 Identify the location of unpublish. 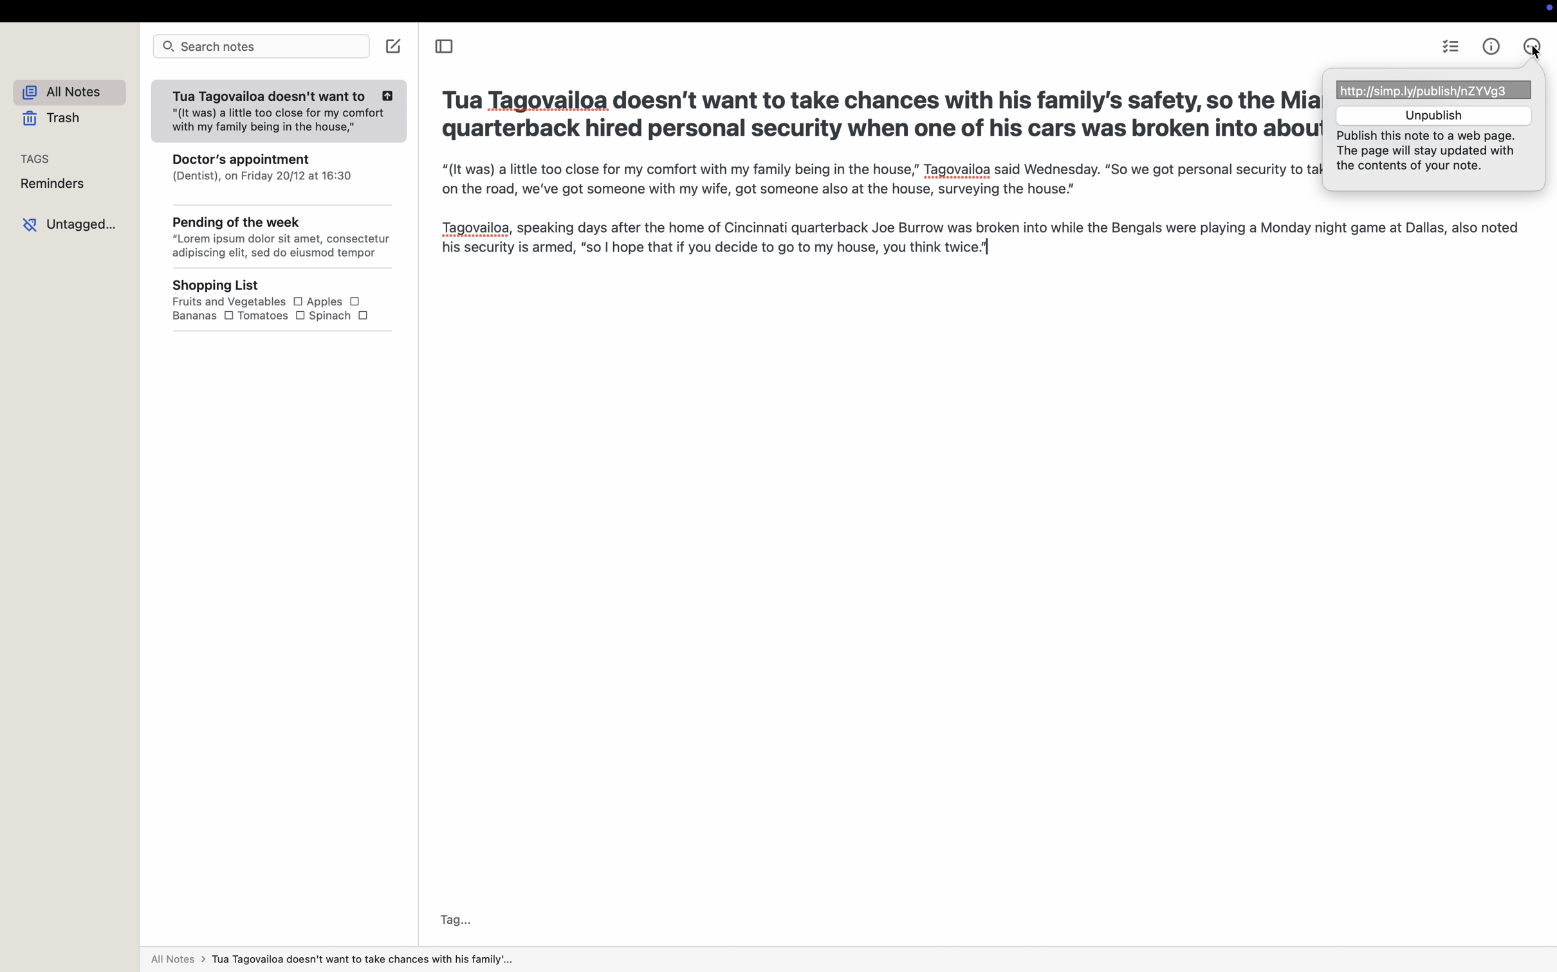
(1435, 115).